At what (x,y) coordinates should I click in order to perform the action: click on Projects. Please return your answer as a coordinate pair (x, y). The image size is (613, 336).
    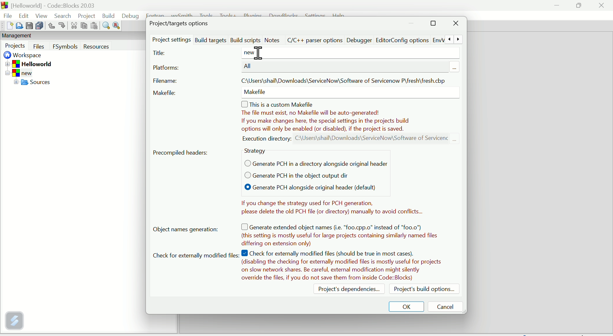
    Looking at the image, I should click on (16, 46).